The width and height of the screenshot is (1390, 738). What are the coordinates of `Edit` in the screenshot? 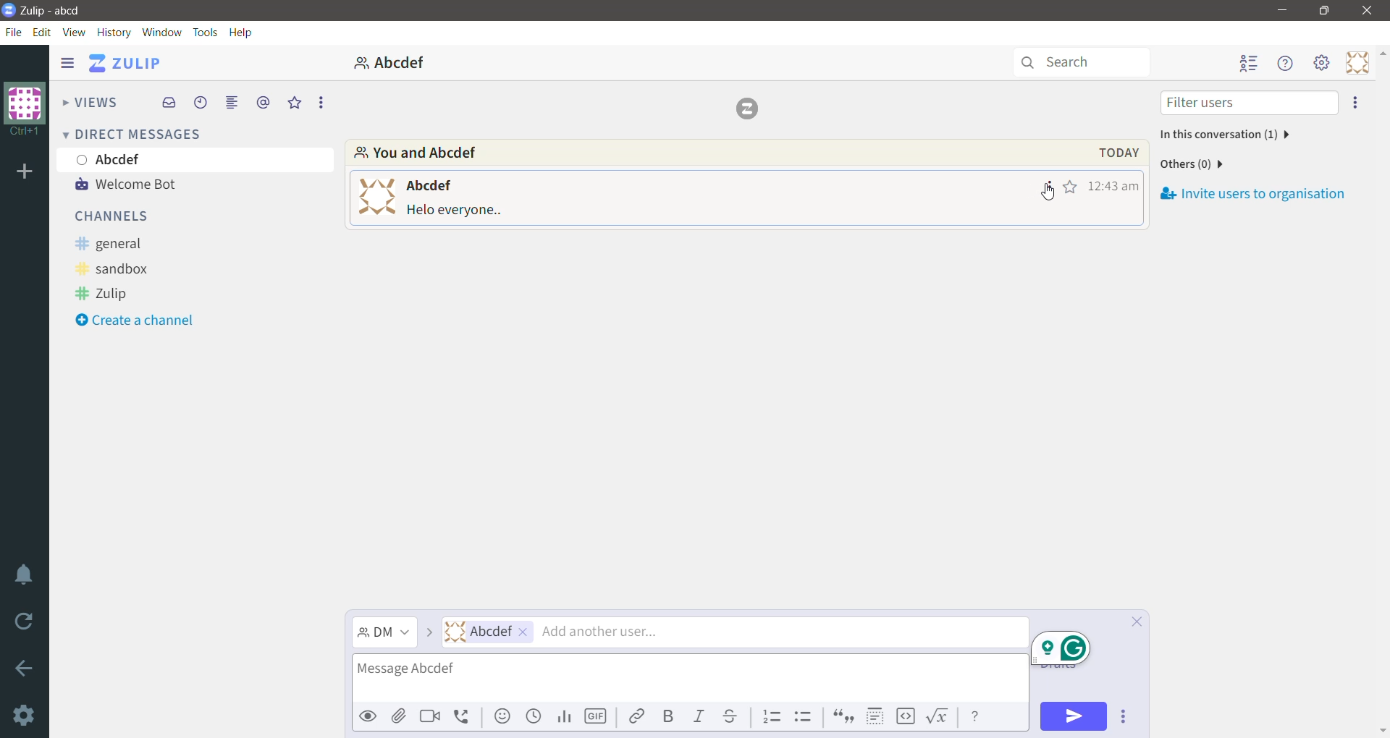 It's located at (44, 33).